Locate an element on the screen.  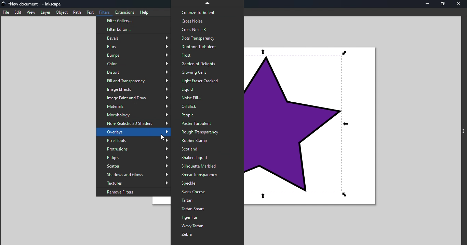
Object is located at coordinates (62, 13).